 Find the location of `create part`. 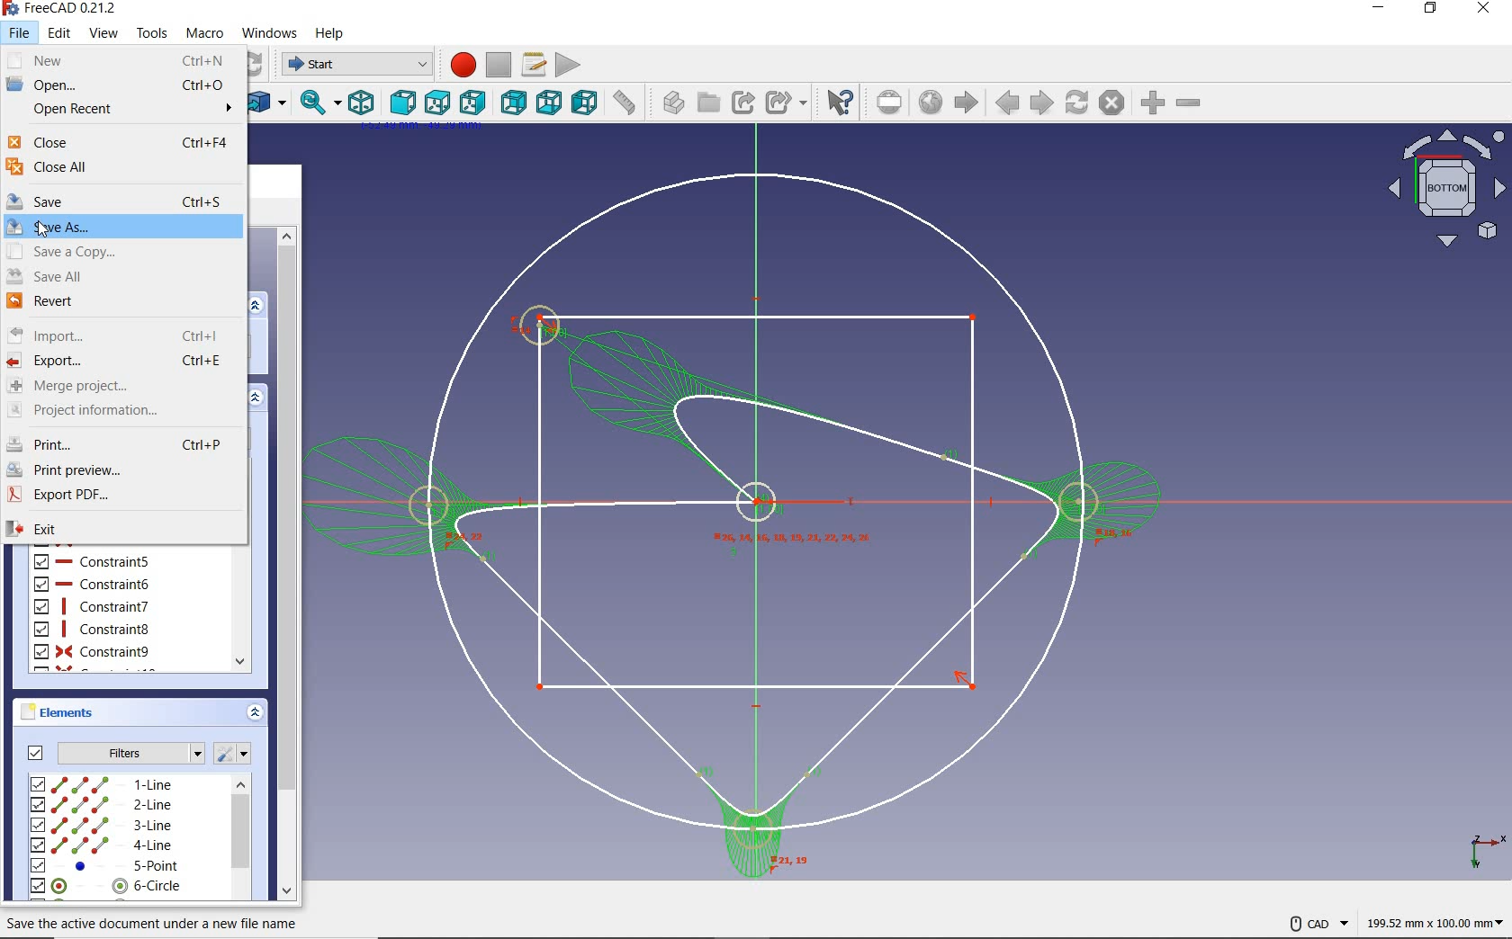

create part is located at coordinates (669, 102).